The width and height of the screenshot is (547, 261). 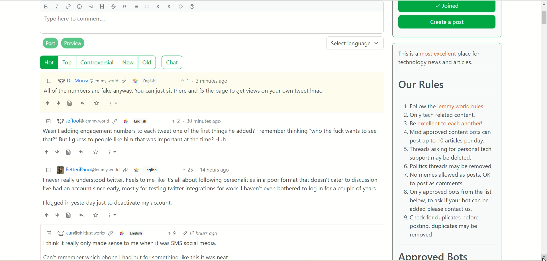 What do you see at coordinates (177, 121) in the screenshot?
I see `Upvote 2` at bounding box center [177, 121].